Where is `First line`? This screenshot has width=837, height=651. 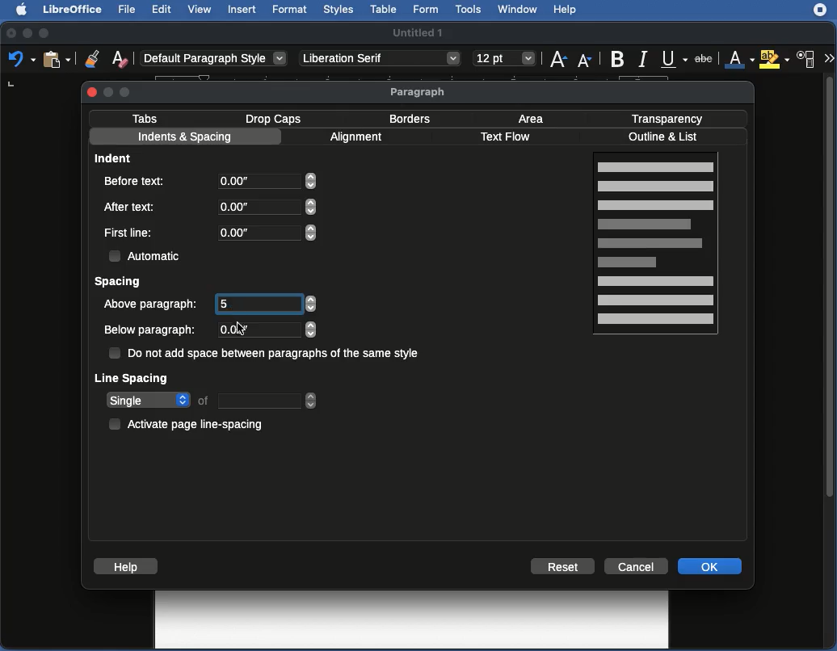
First line is located at coordinates (130, 233).